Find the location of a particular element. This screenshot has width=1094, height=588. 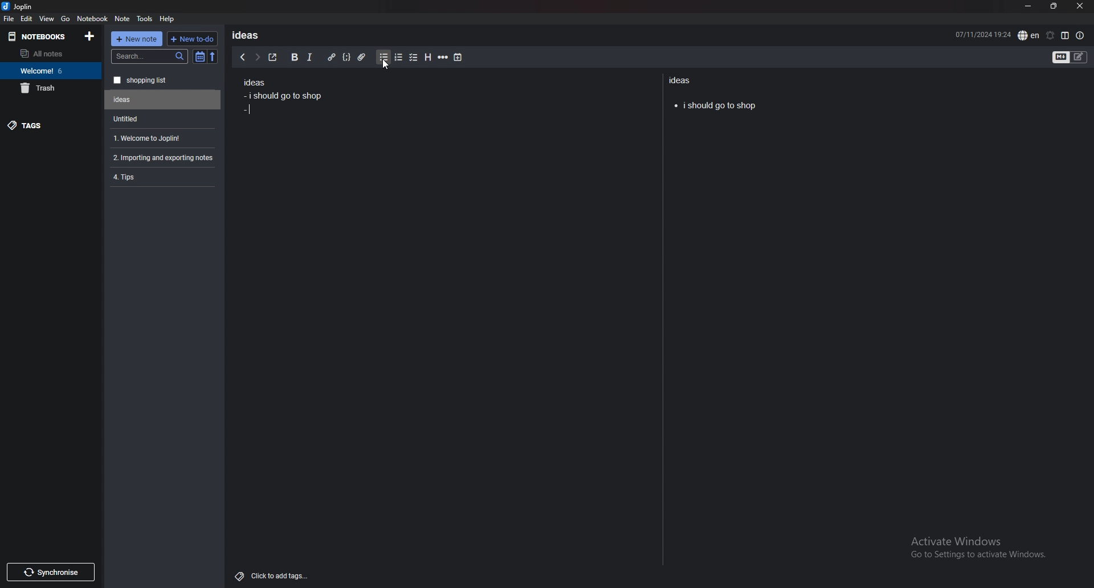

heading is located at coordinates (427, 58).